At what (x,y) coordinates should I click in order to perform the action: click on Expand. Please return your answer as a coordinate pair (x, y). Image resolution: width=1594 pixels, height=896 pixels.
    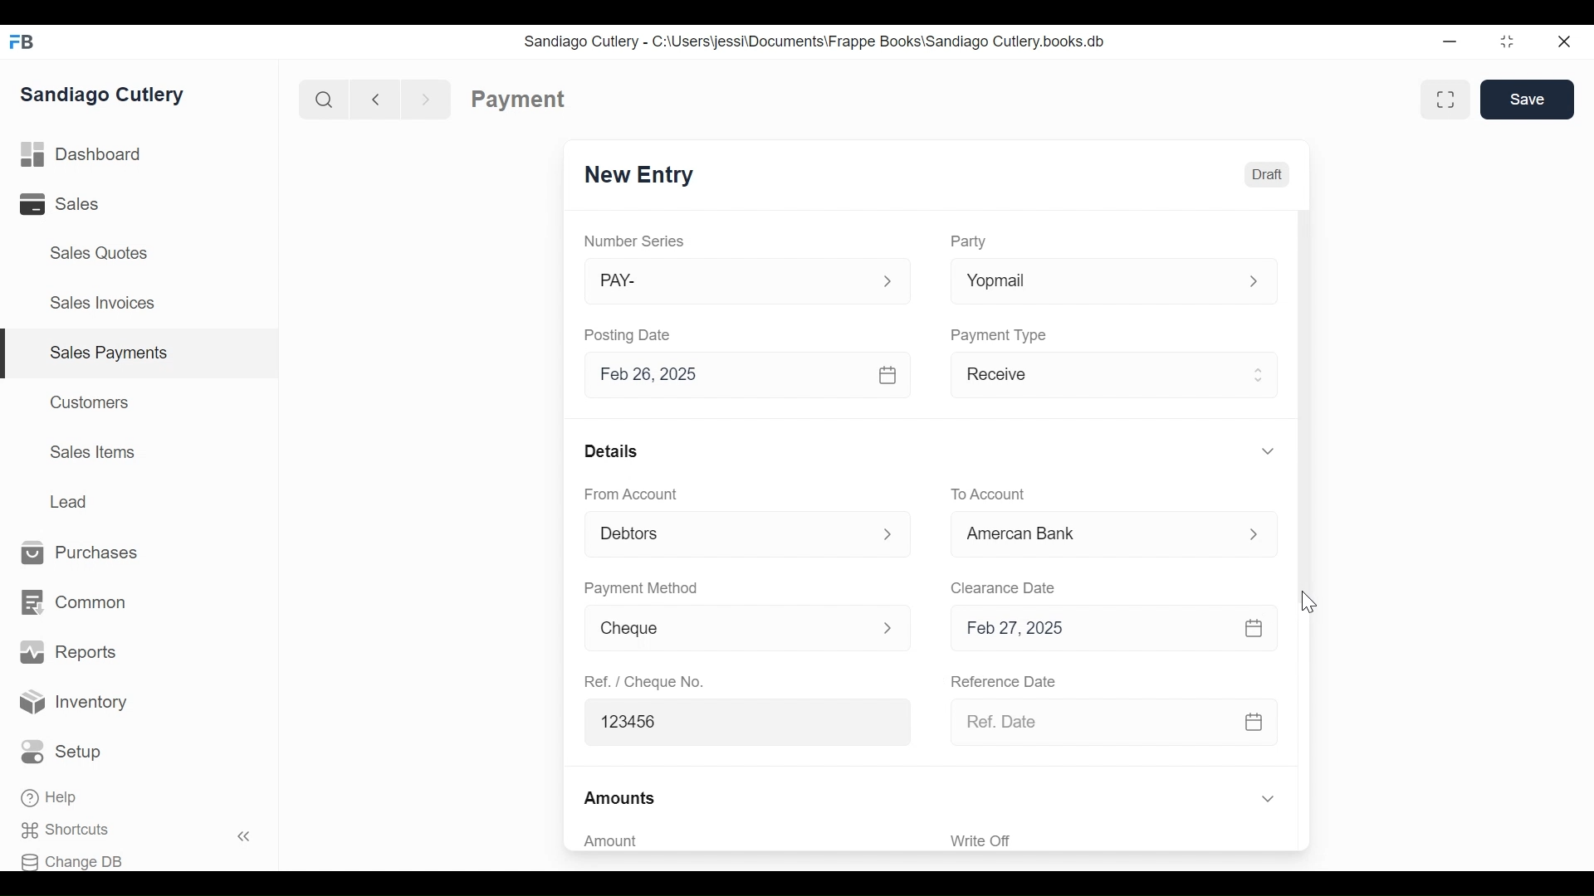
    Looking at the image, I should click on (1267, 450).